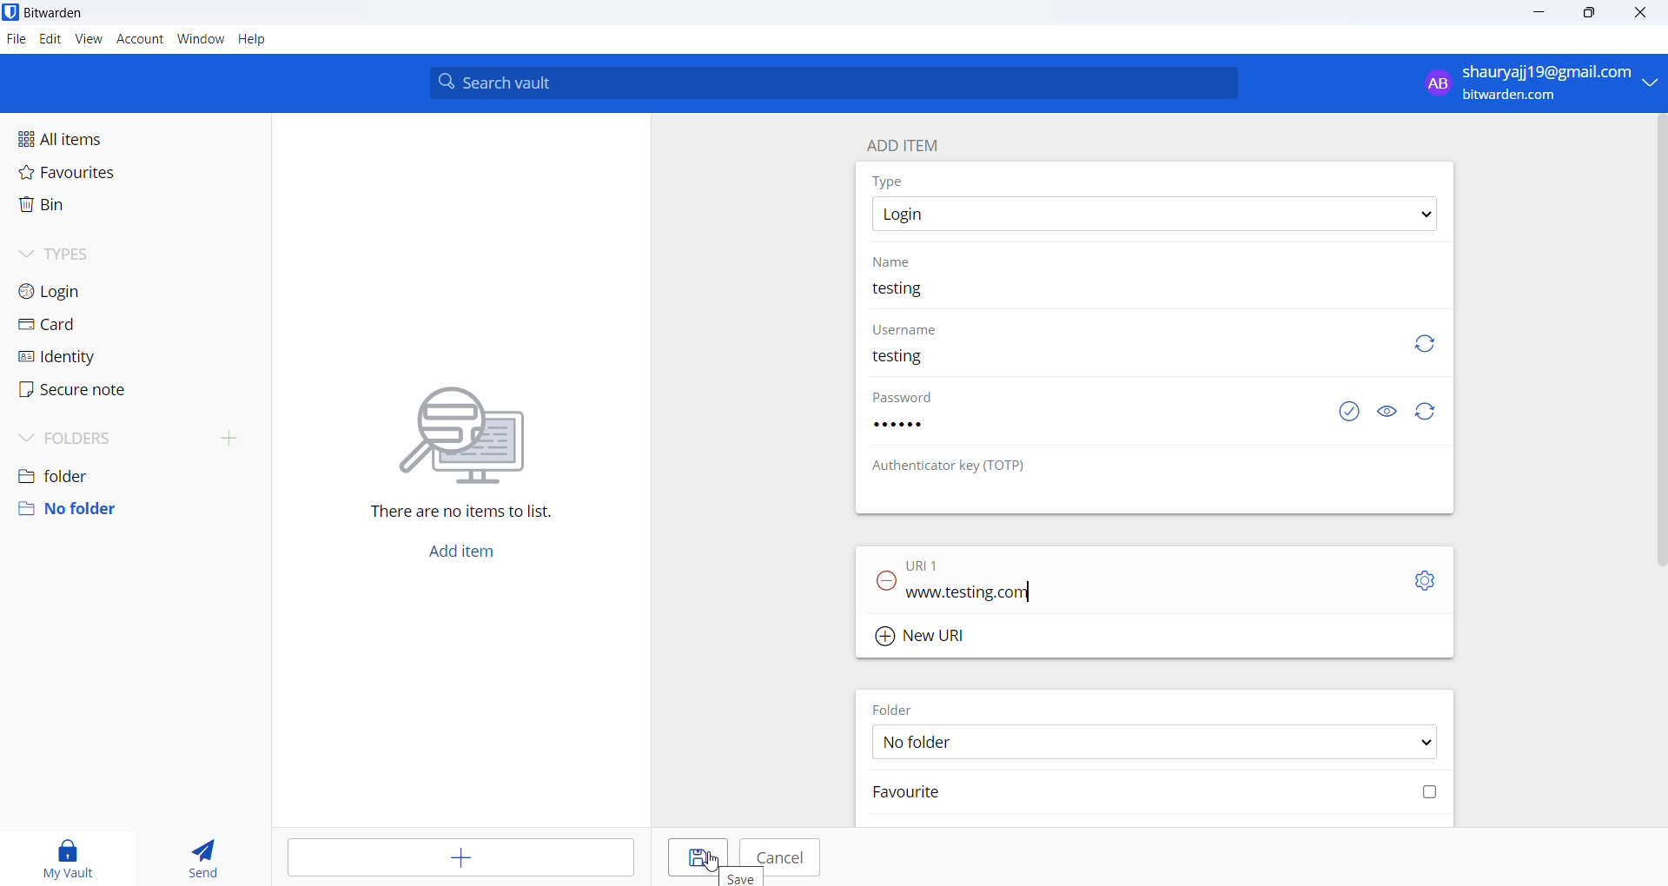 This screenshot has height=886, width=1668. What do you see at coordinates (889, 181) in the screenshot?
I see `type heading` at bounding box center [889, 181].